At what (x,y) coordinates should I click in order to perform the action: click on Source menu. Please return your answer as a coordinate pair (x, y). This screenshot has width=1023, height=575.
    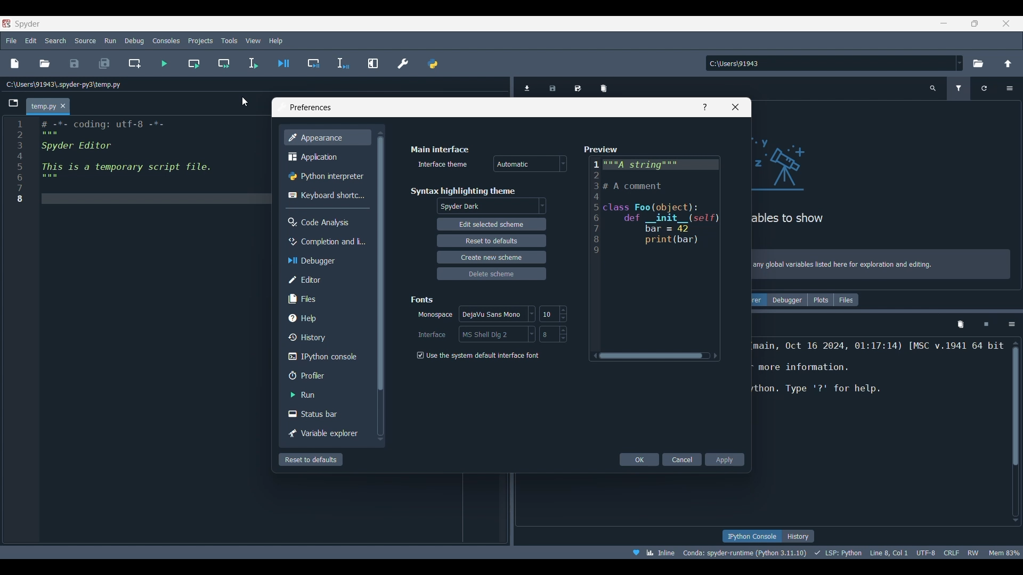
    Looking at the image, I should click on (85, 40).